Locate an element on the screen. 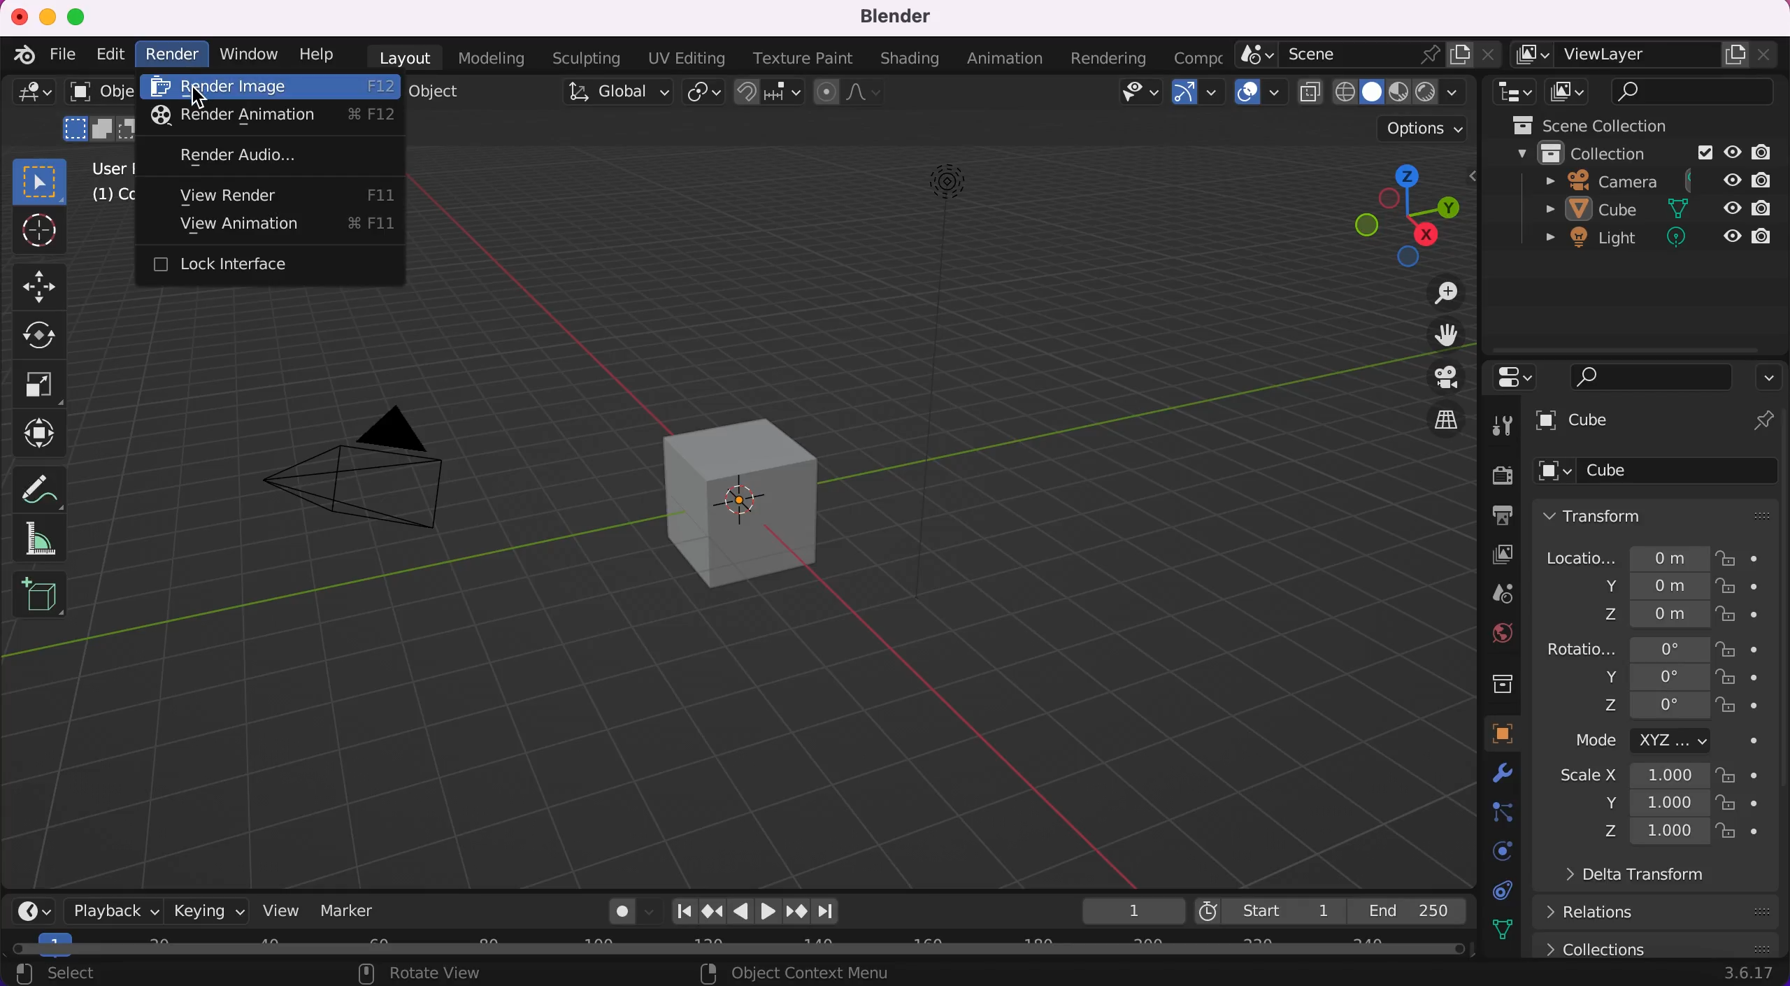 The height and width of the screenshot is (986, 1790). constraints is located at coordinates (1500, 889).